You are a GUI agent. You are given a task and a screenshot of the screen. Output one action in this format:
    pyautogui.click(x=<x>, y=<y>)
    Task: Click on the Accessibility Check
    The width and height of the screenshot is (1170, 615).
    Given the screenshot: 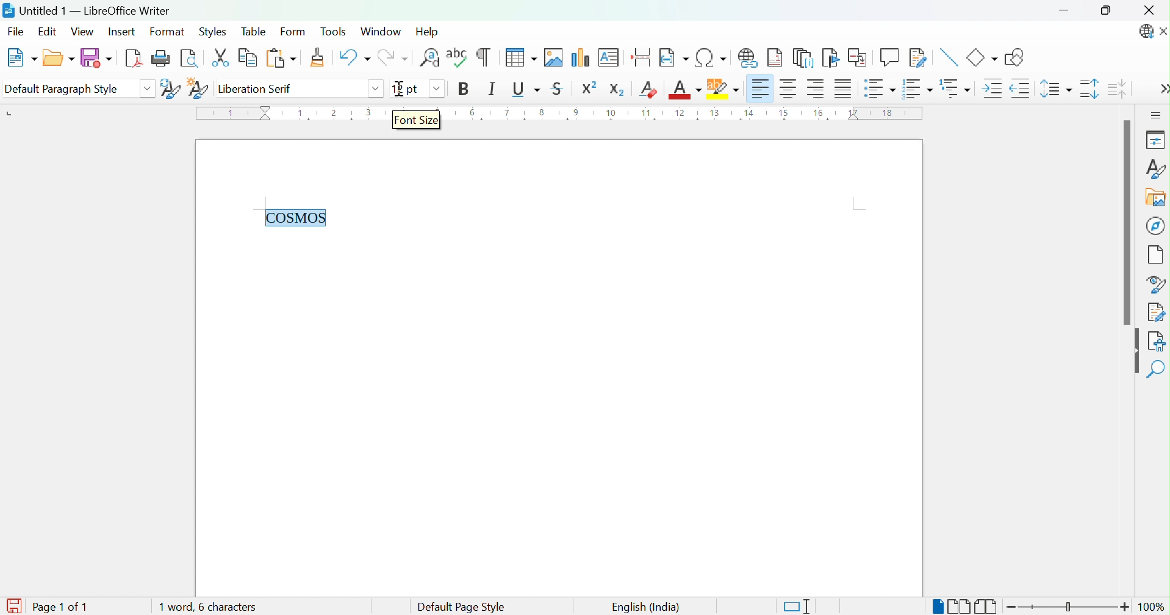 What is the action you would take?
    pyautogui.click(x=1158, y=340)
    